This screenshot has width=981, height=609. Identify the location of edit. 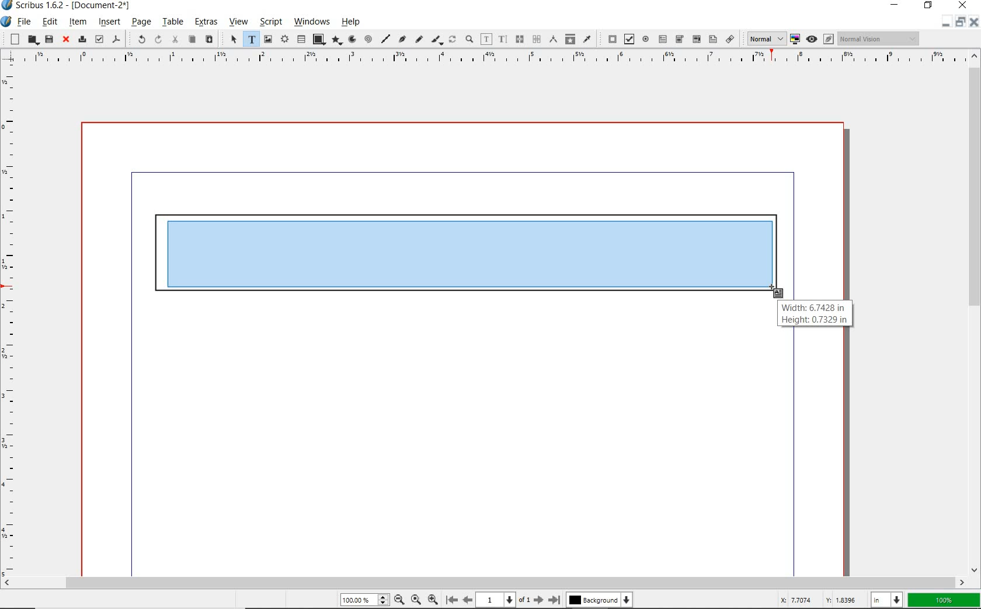
(50, 22).